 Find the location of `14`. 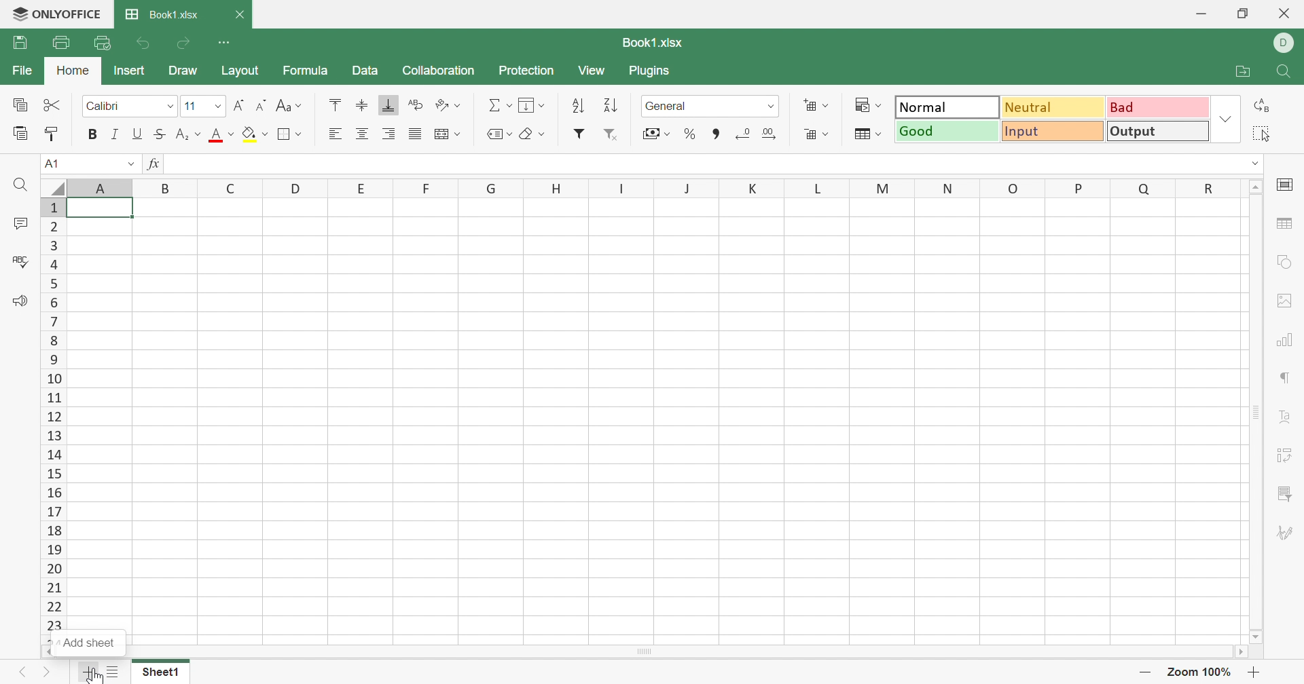

14 is located at coordinates (54, 455).